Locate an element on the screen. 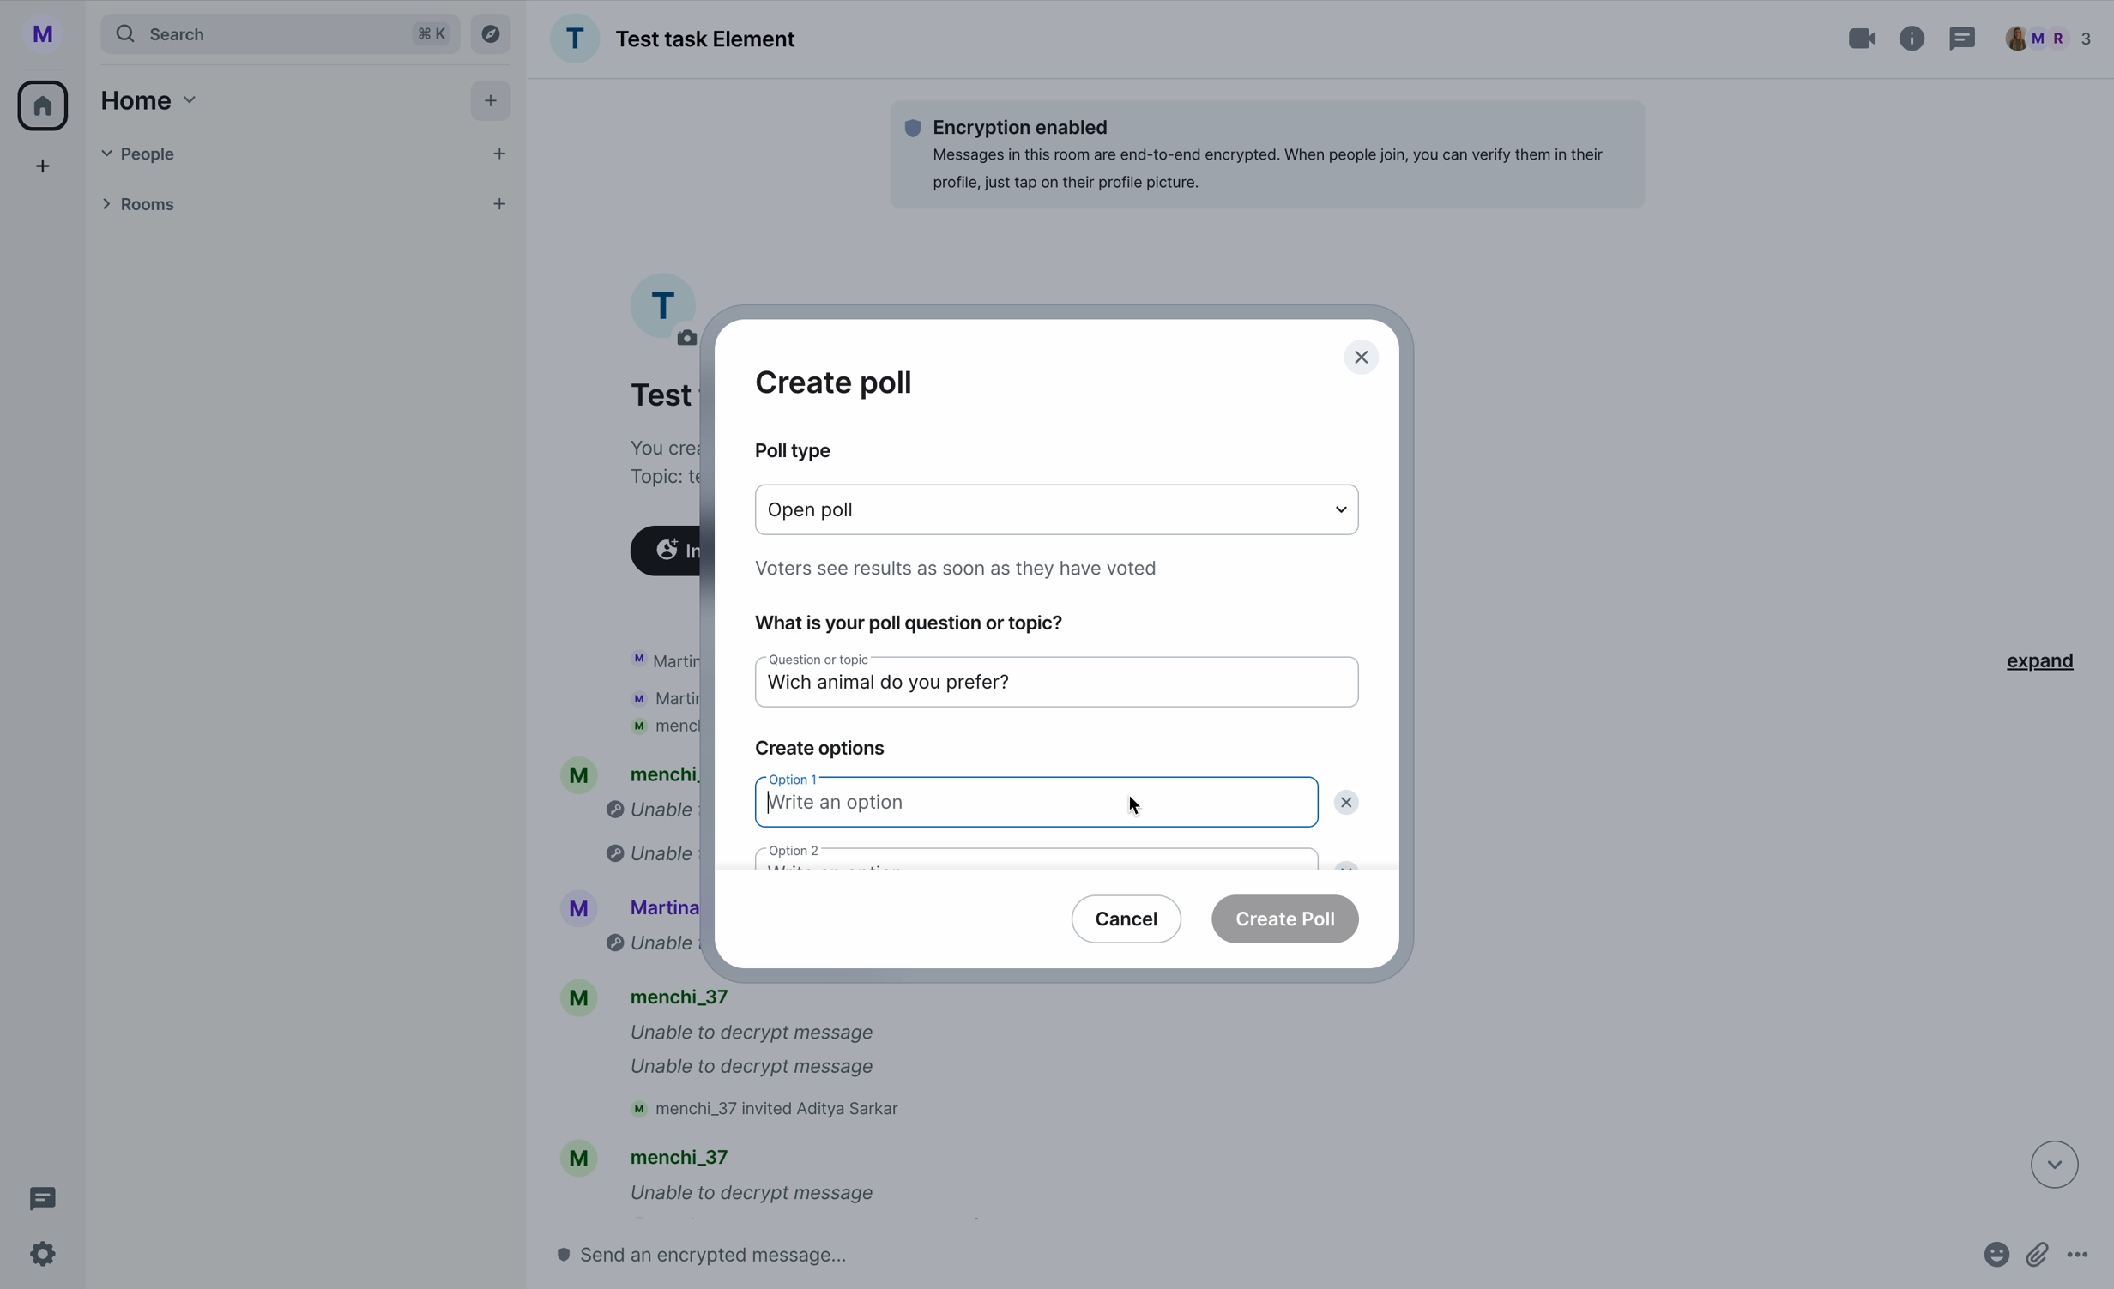 This screenshot has height=1289, width=2114. which animal do you prefer is located at coordinates (933, 688).